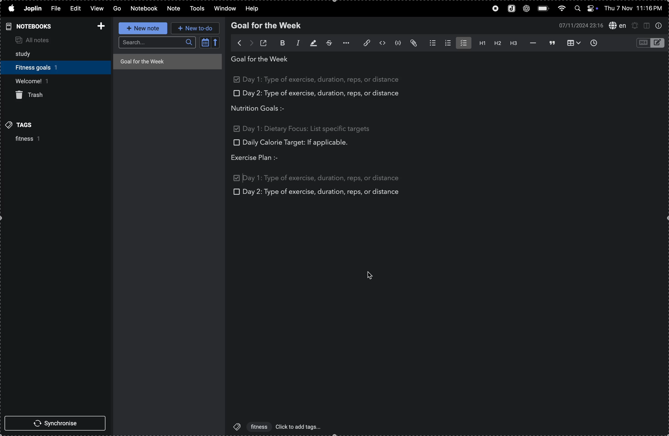 The width and height of the screenshot is (669, 436). I want to click on toggle editors, so click(649, 43).